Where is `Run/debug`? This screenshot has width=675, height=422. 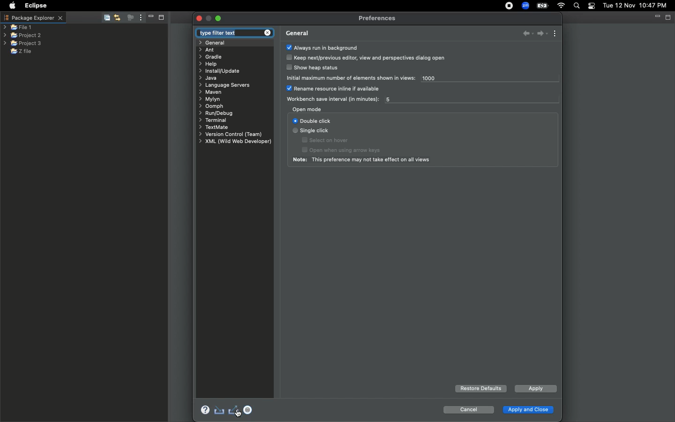 Run/debug is located at coordinates (219, 113).